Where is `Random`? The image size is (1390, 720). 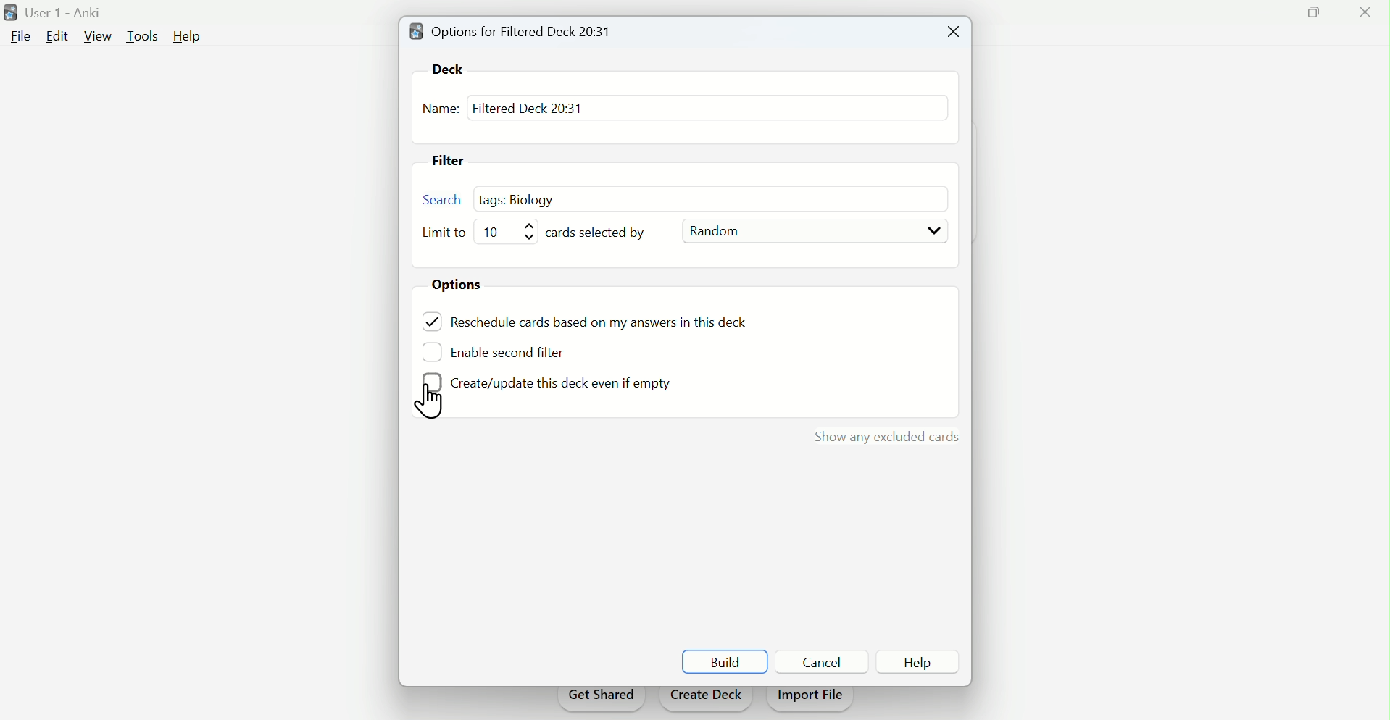
Random is located at coordinates (815, 232).